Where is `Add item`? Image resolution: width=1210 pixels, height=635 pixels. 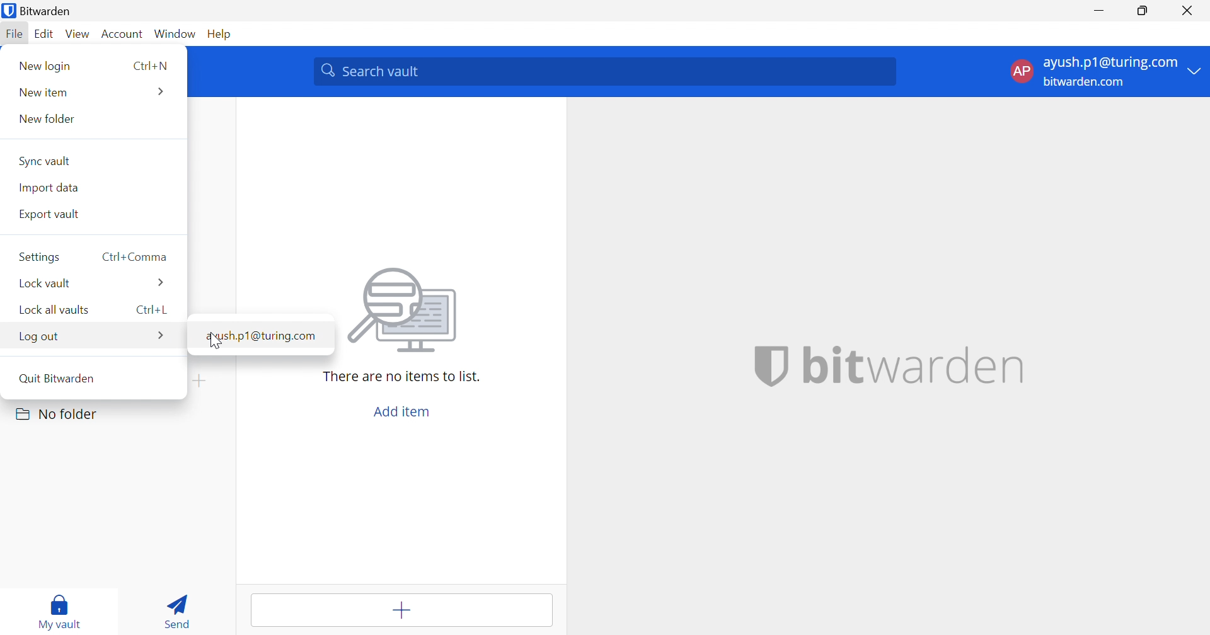
Add item is located at coordinates (401, 413).